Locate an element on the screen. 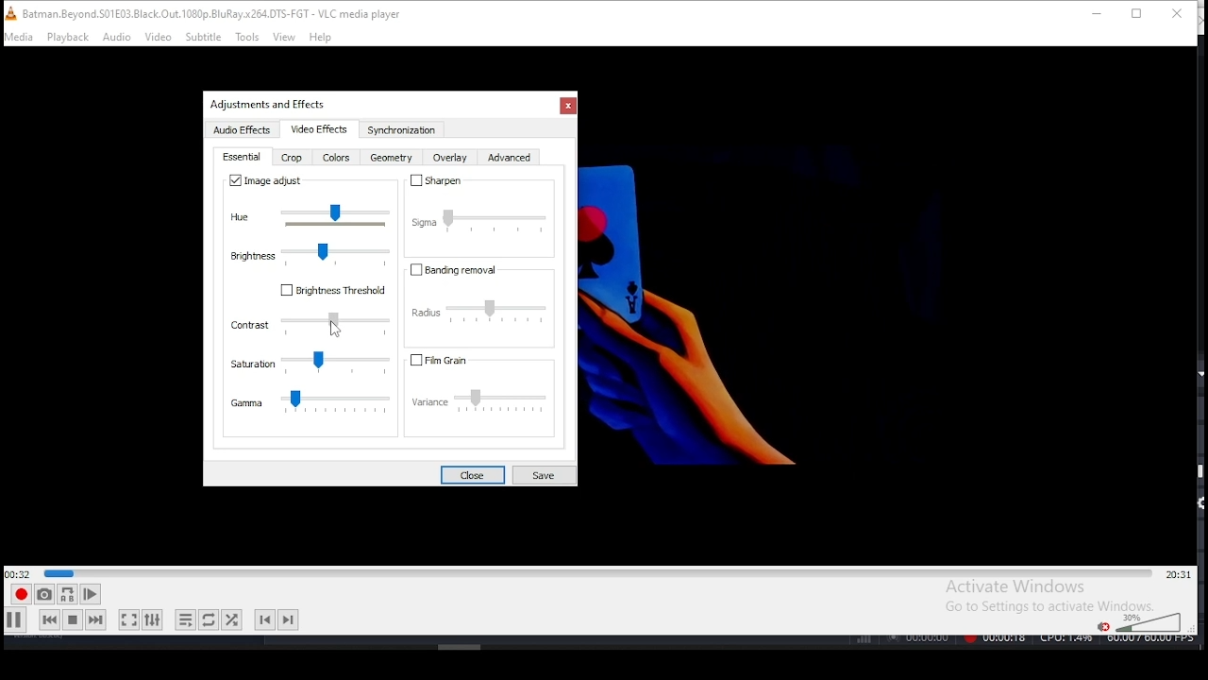 The image size is (1208, 680). icon and filename is located at coordinates (210, 12).